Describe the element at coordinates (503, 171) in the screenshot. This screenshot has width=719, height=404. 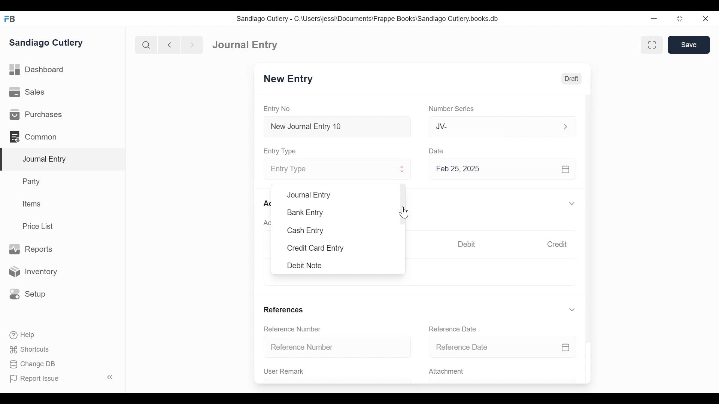
I see `Feb 25, 2025` at that location.